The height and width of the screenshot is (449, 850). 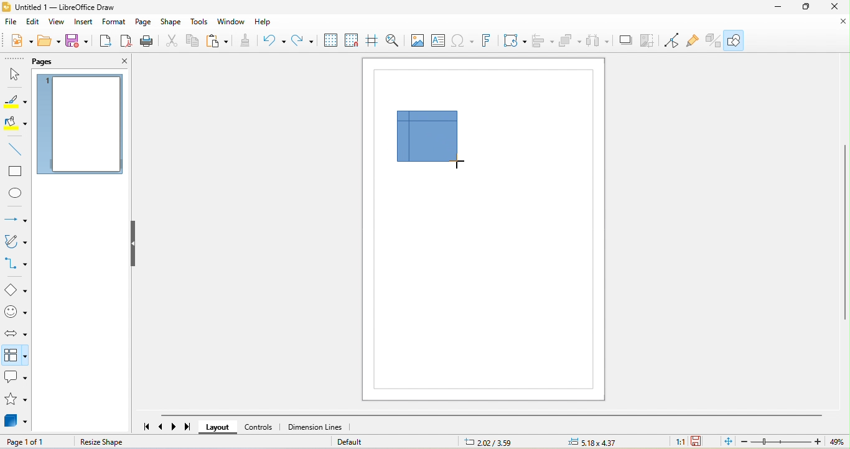 I want to click on symbol shape, so click(x=16, y=313).